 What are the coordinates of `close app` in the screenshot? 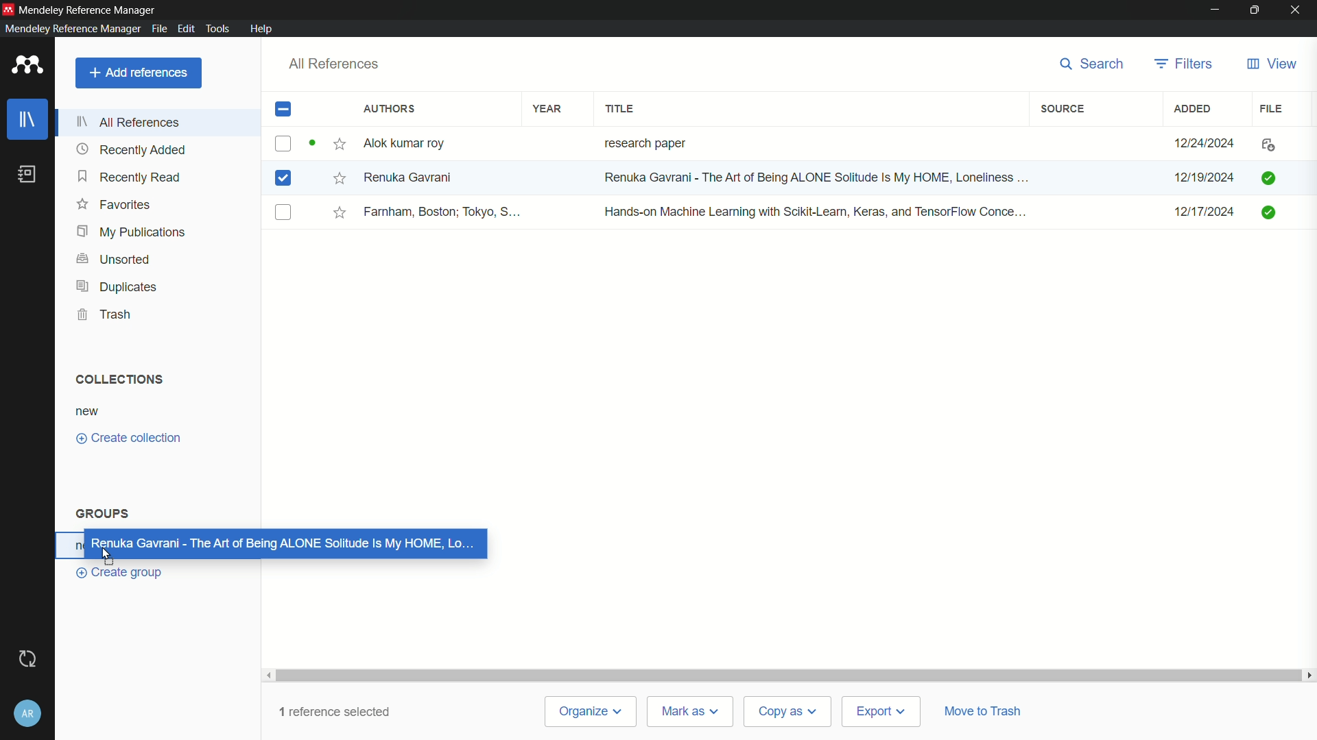 It's located at (1297, 10).